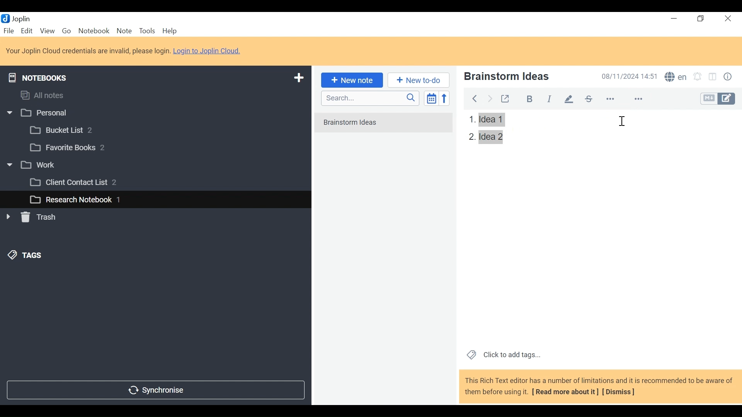 This screenshot has width=742, height=417. I want to click on Back, so click(474, 97).